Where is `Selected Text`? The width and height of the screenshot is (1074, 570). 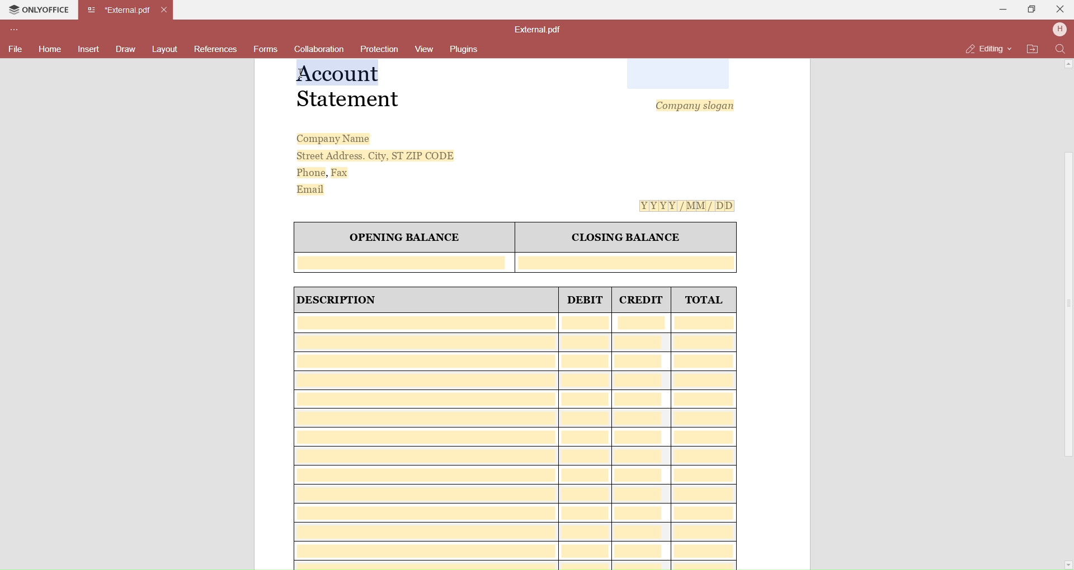 Selected Text is located at coordinates (338, 73).